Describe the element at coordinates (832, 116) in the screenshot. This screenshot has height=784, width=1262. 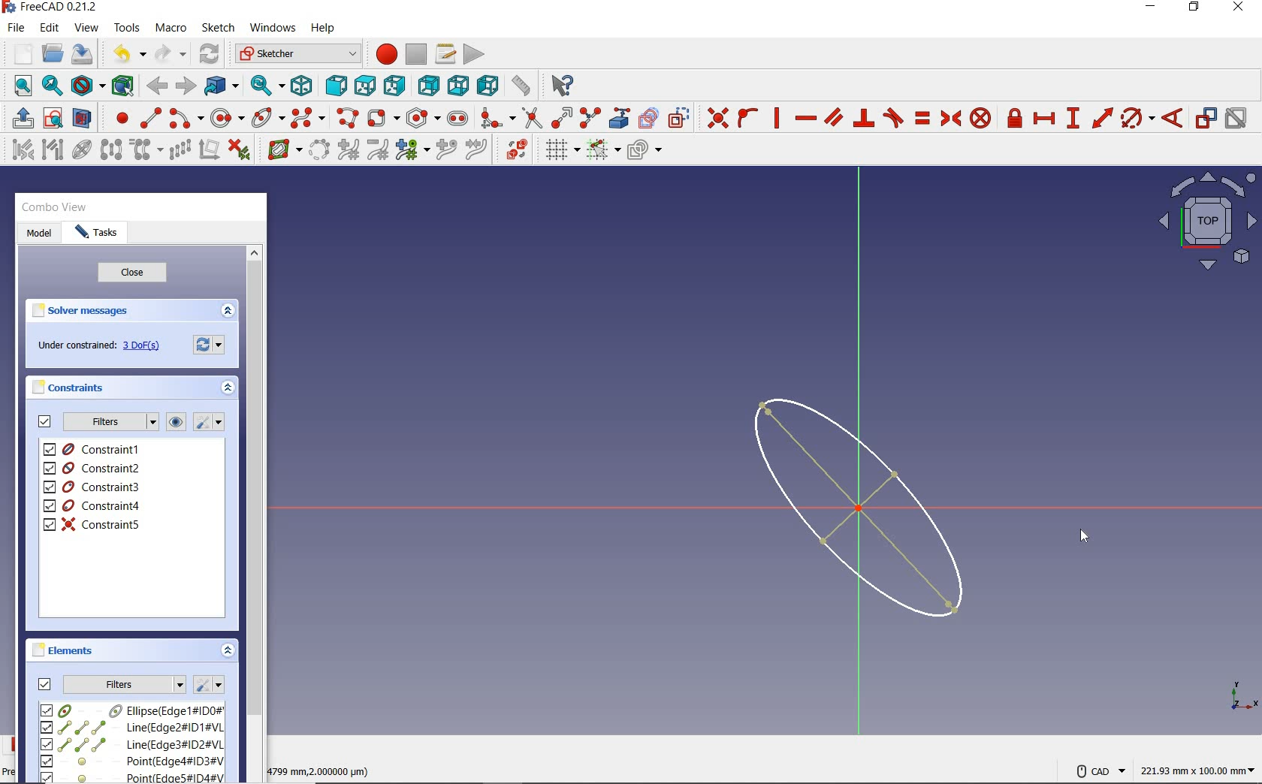
I see `constrain parallel` at that location.